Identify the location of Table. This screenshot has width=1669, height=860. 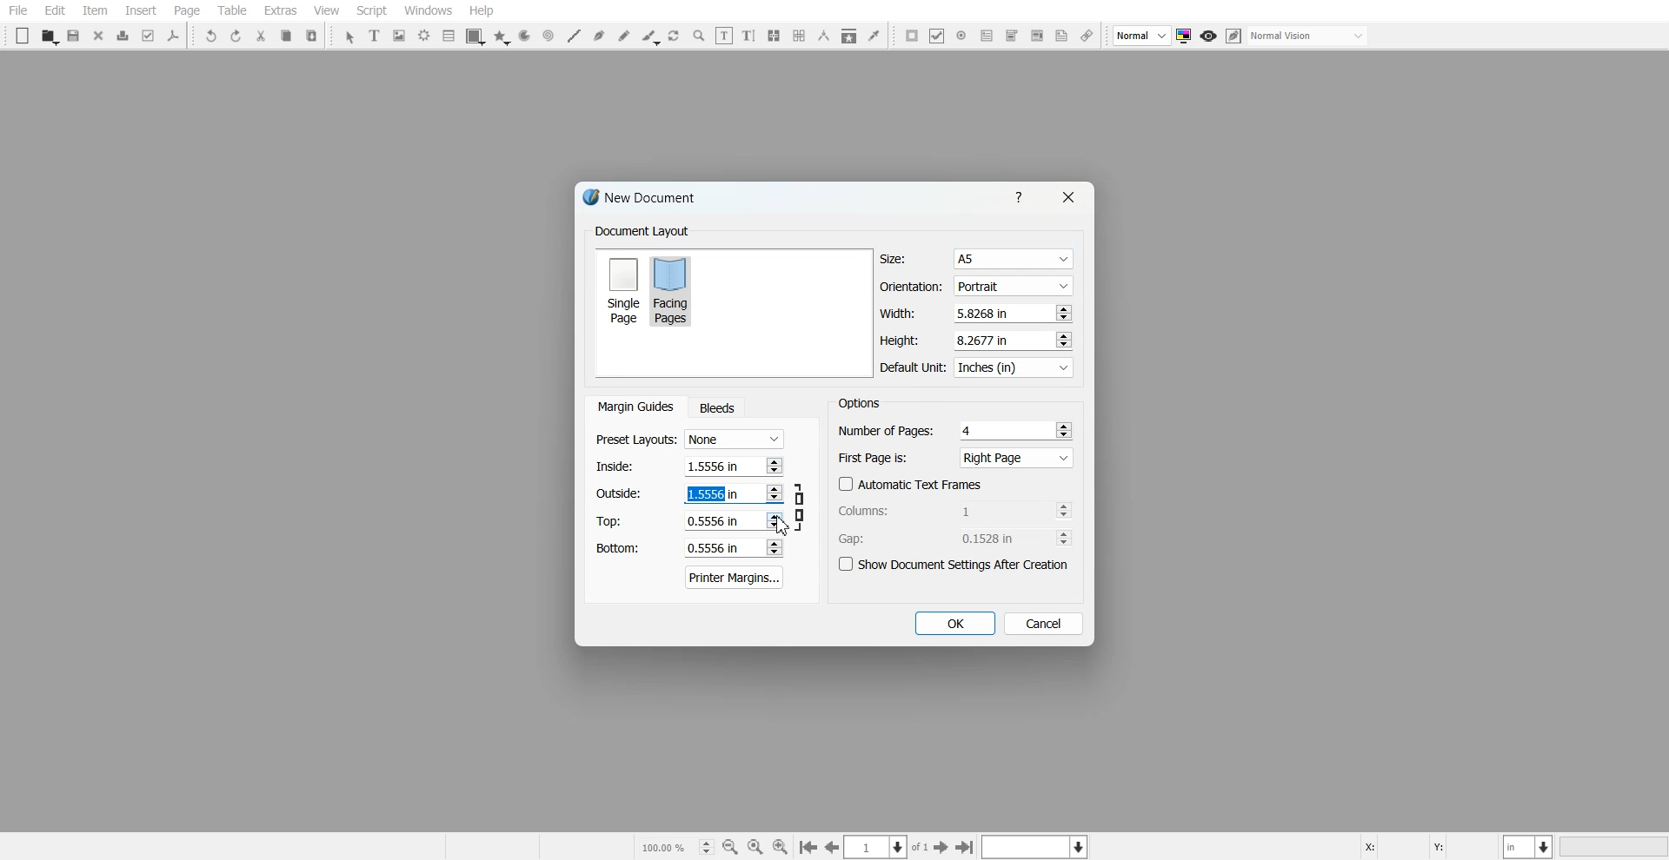
(231, 10).